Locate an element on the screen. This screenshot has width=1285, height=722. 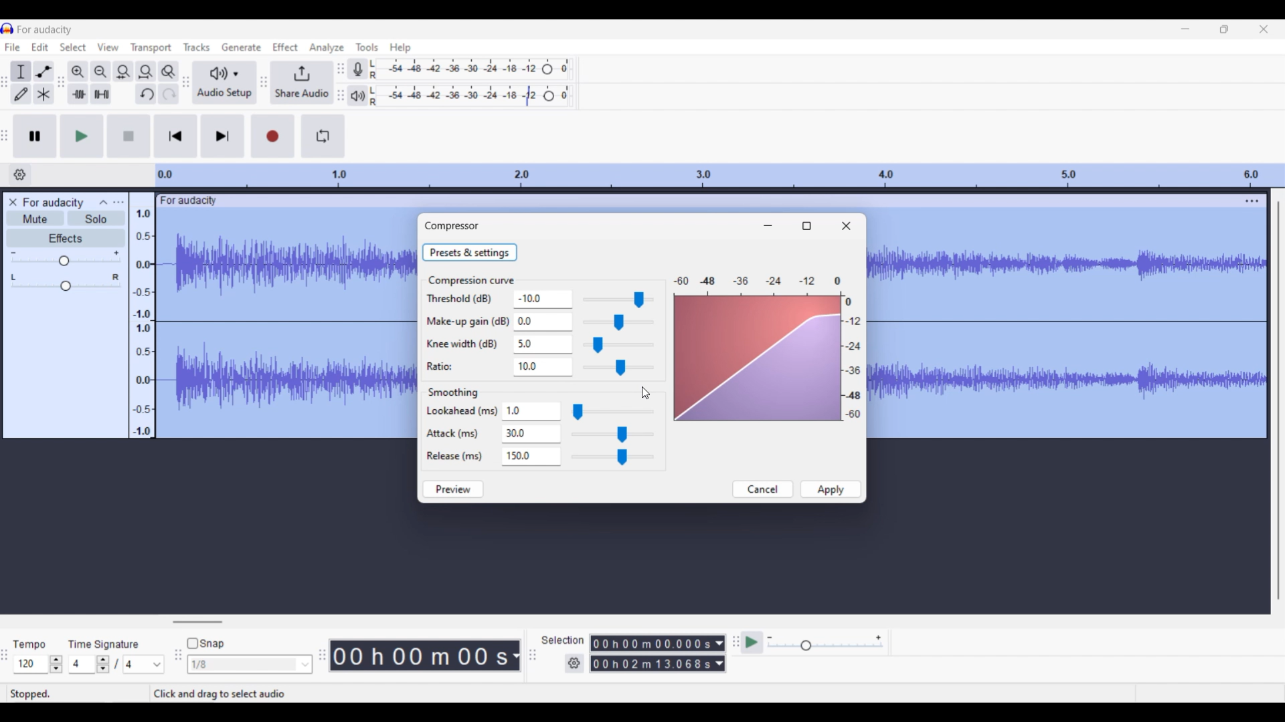
Stopped. Click and drag to select audio. is located at coordinates (165, 694).